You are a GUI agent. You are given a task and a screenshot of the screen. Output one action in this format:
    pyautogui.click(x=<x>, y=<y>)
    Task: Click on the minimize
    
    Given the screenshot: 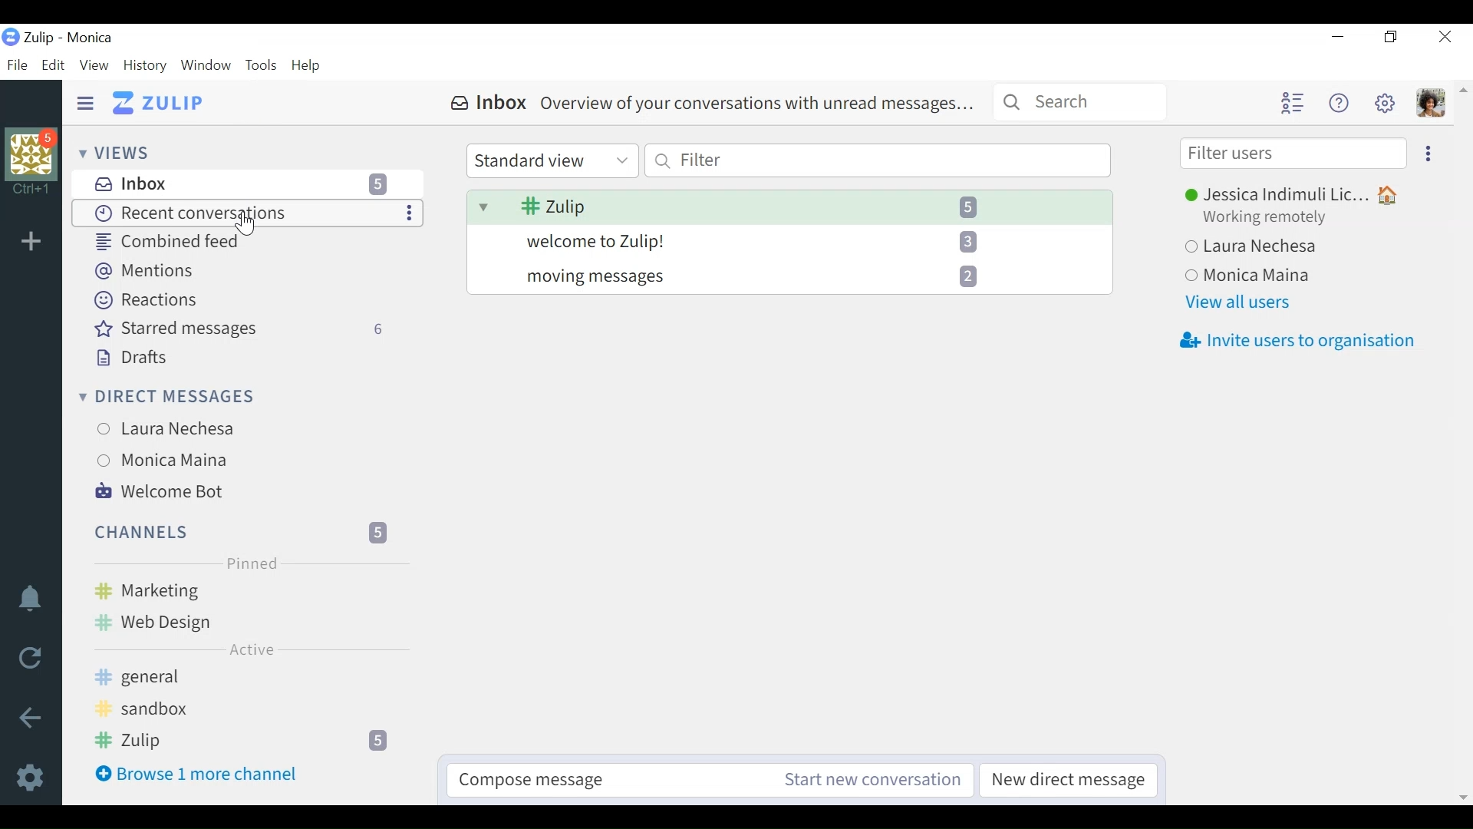 What is the action you would take?
    pyautogui.click(x=1337, y=38)
    